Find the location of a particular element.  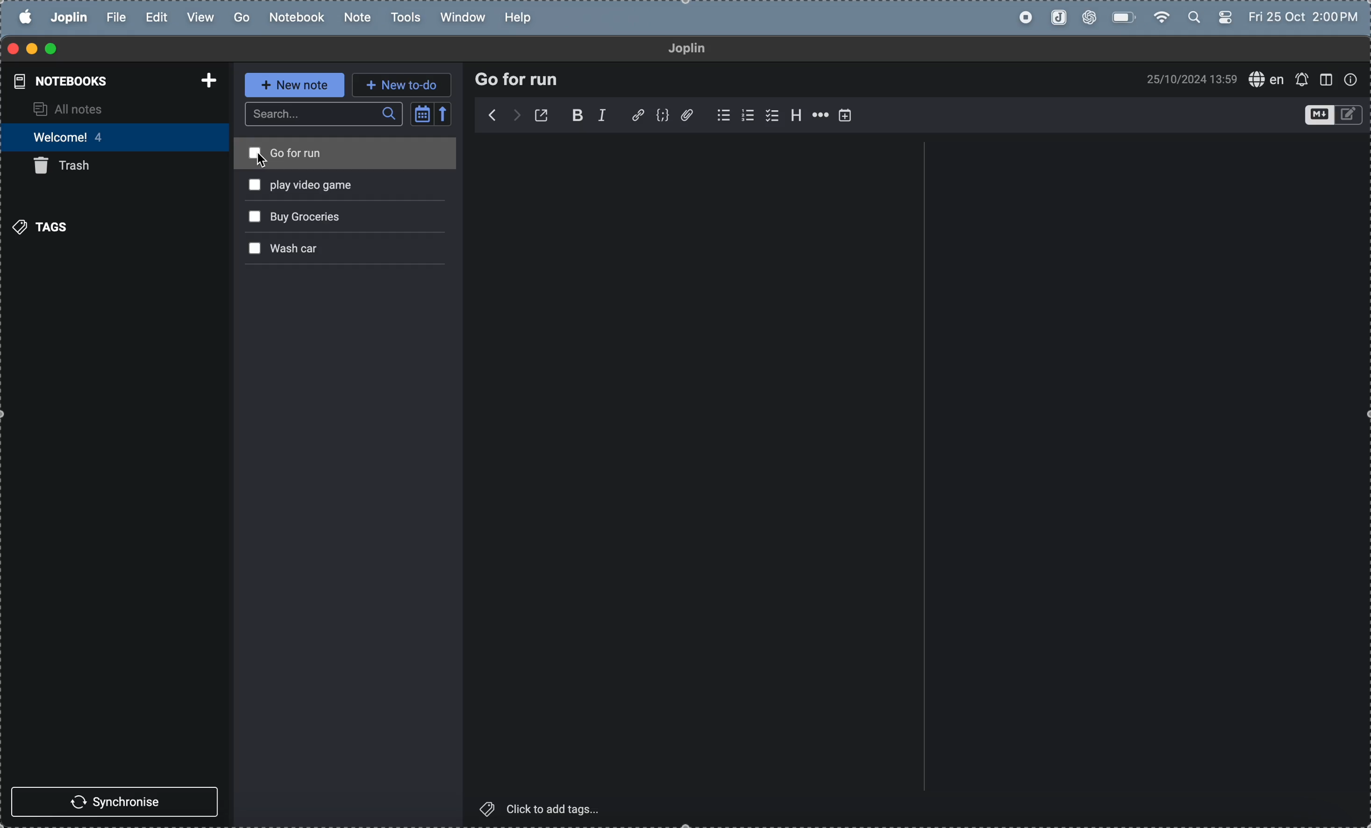

time and date is located at coordinates (1183, 79).